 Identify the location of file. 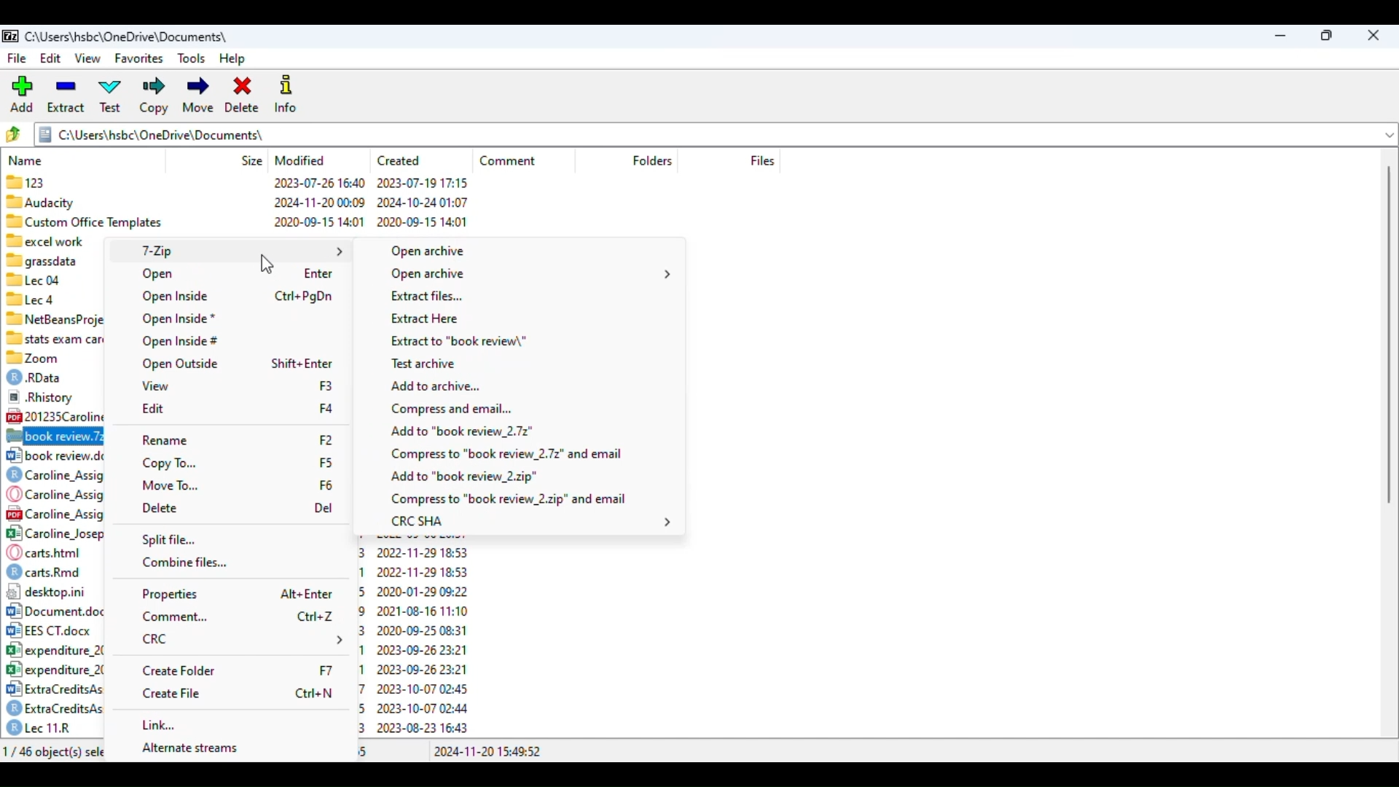
(17, 58).